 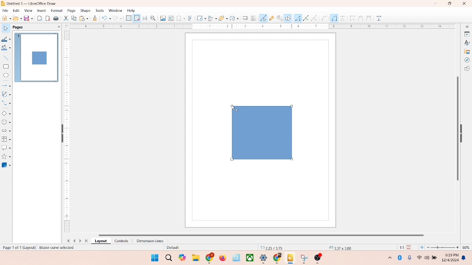 I want to click on Bluetooth, so click(x=401, y=258).